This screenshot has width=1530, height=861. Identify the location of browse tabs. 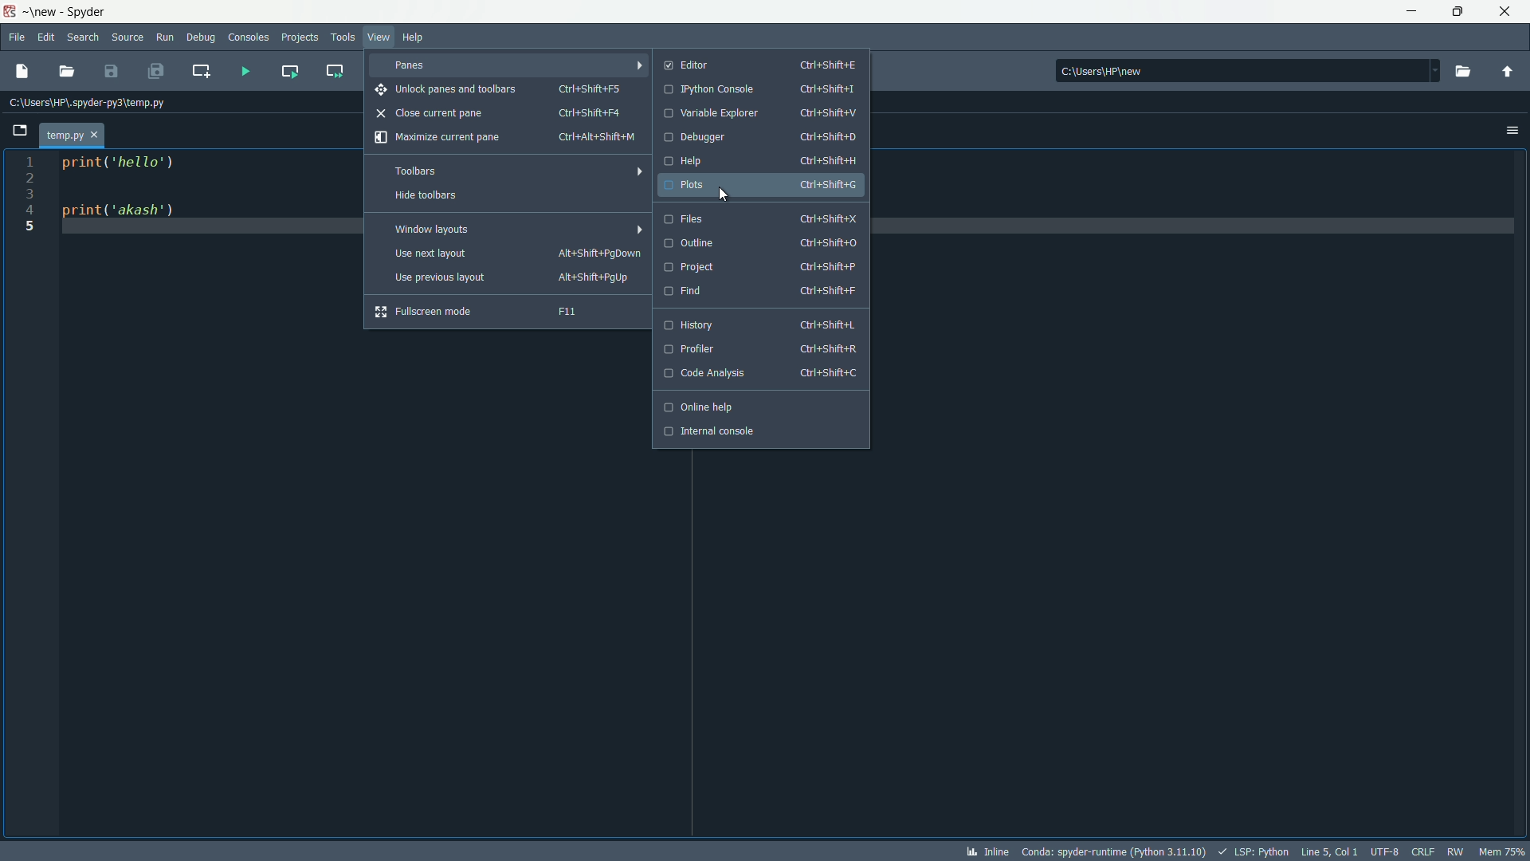
(19, 130).